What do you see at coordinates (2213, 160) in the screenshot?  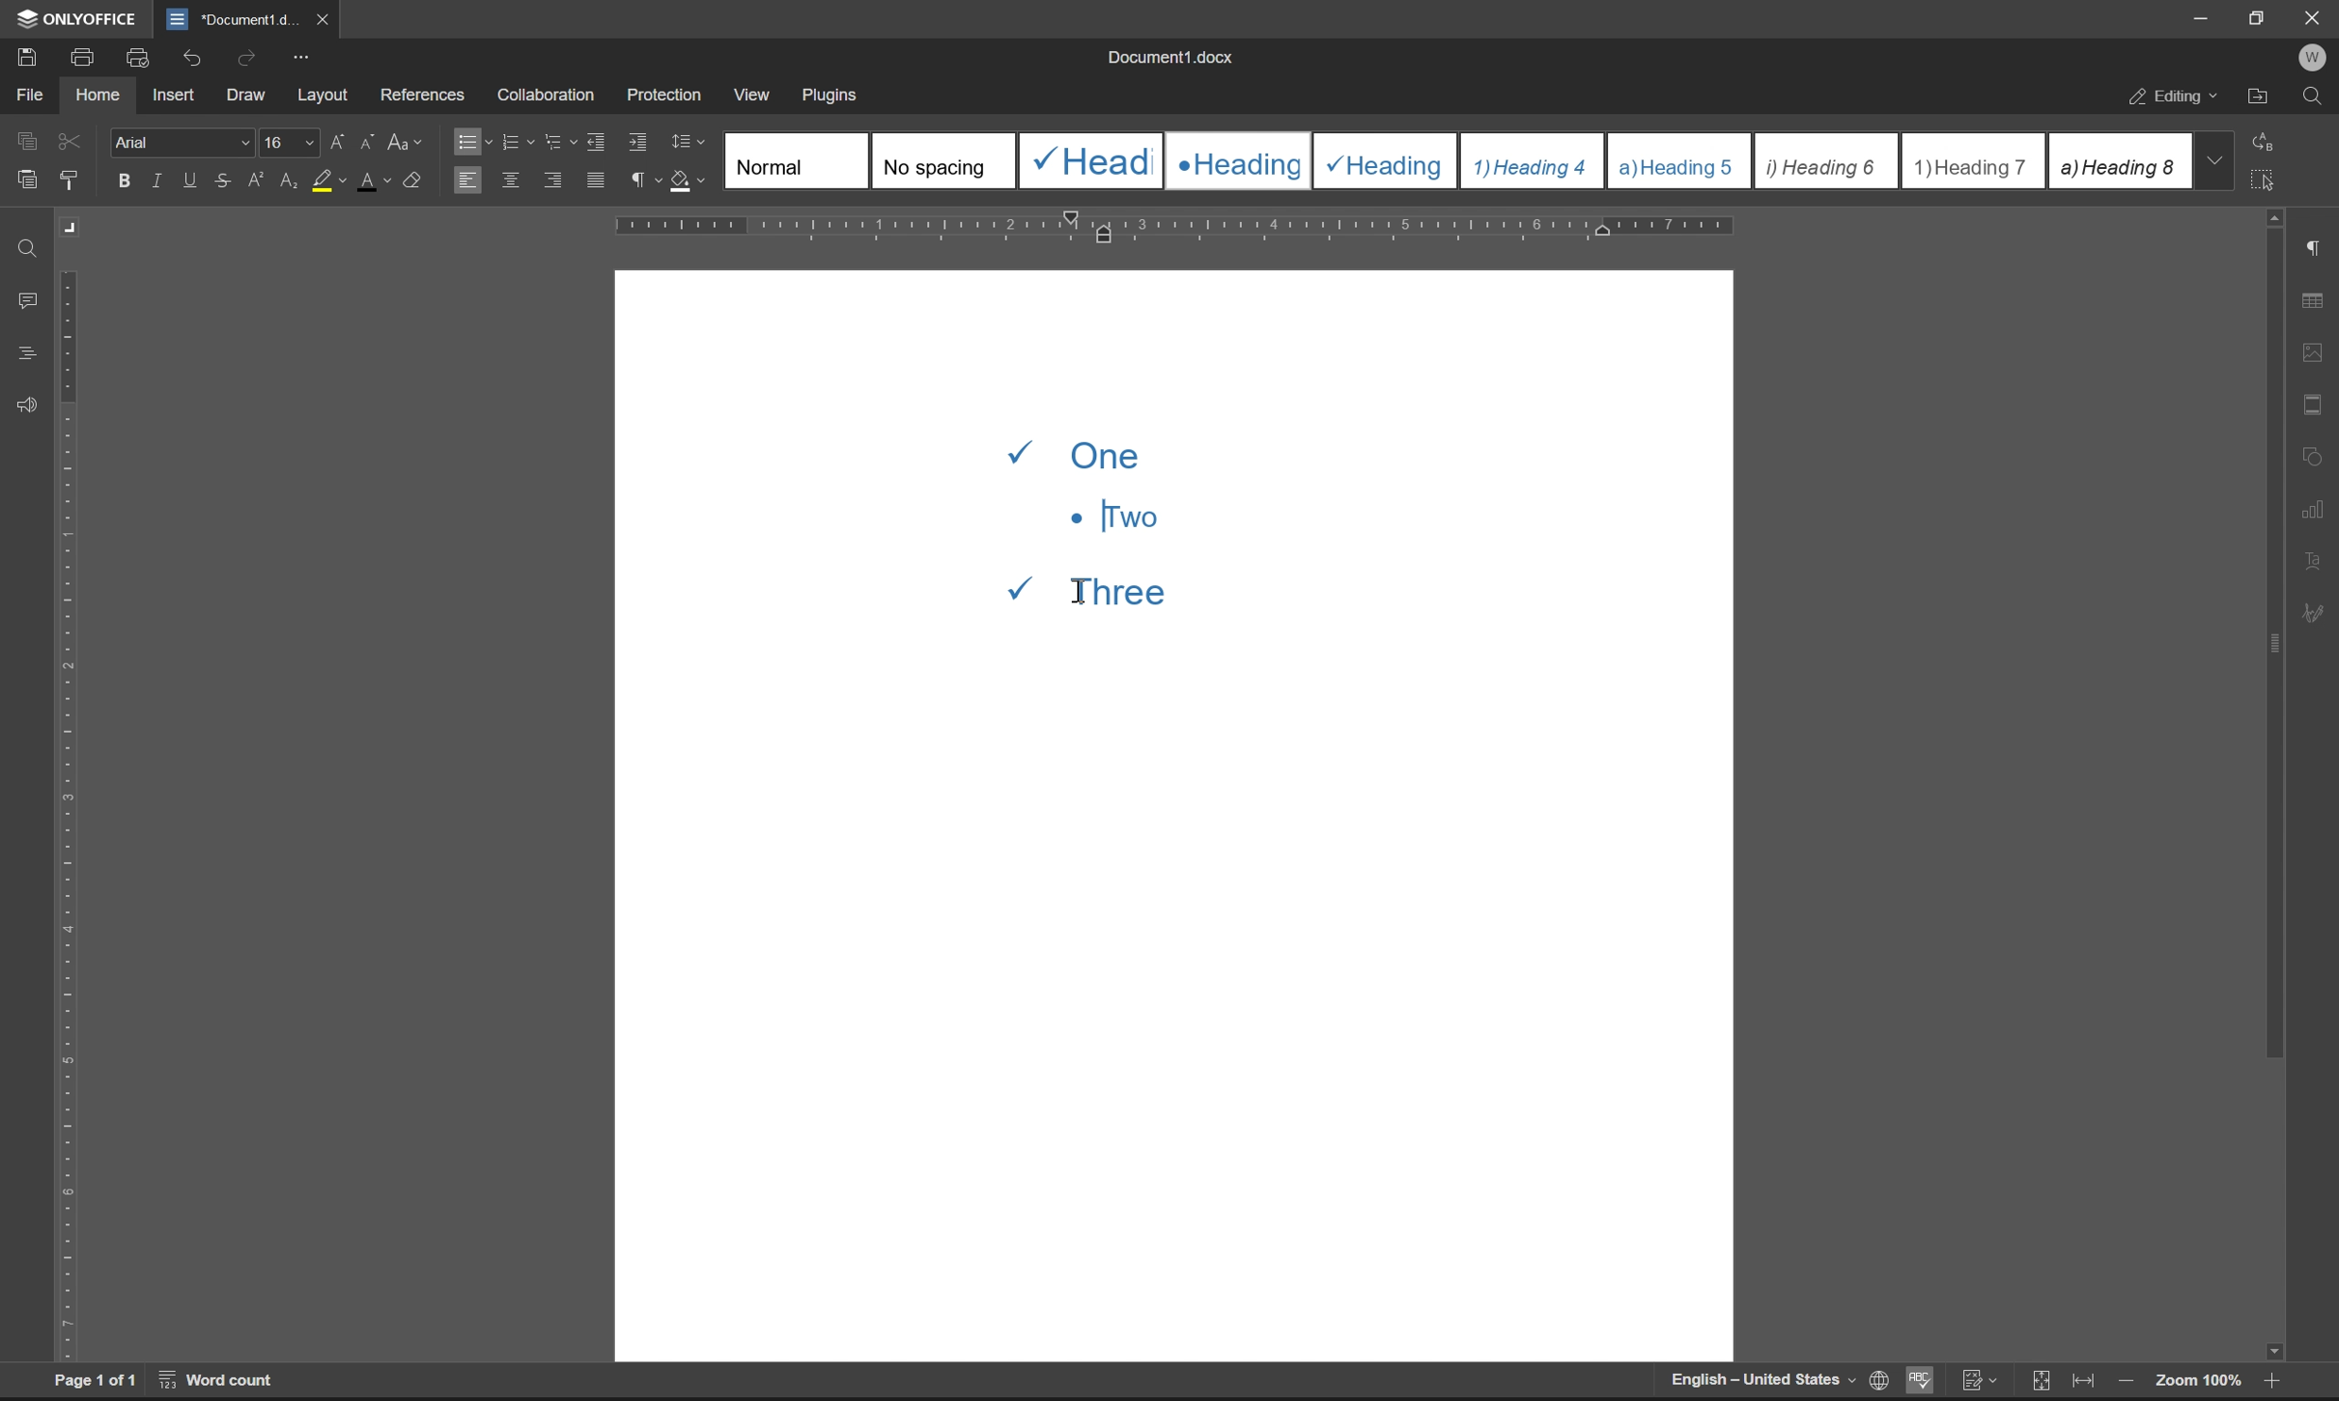 I see `drop down` at bounding box center [2213, 160].